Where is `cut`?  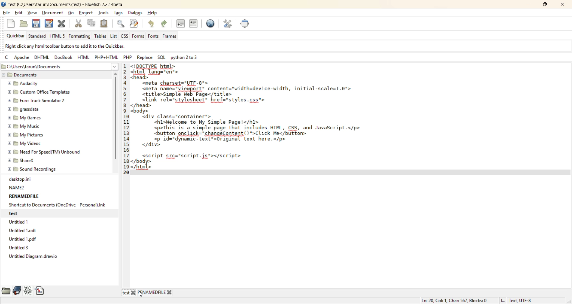 cut is located at coordinates (78, 24).